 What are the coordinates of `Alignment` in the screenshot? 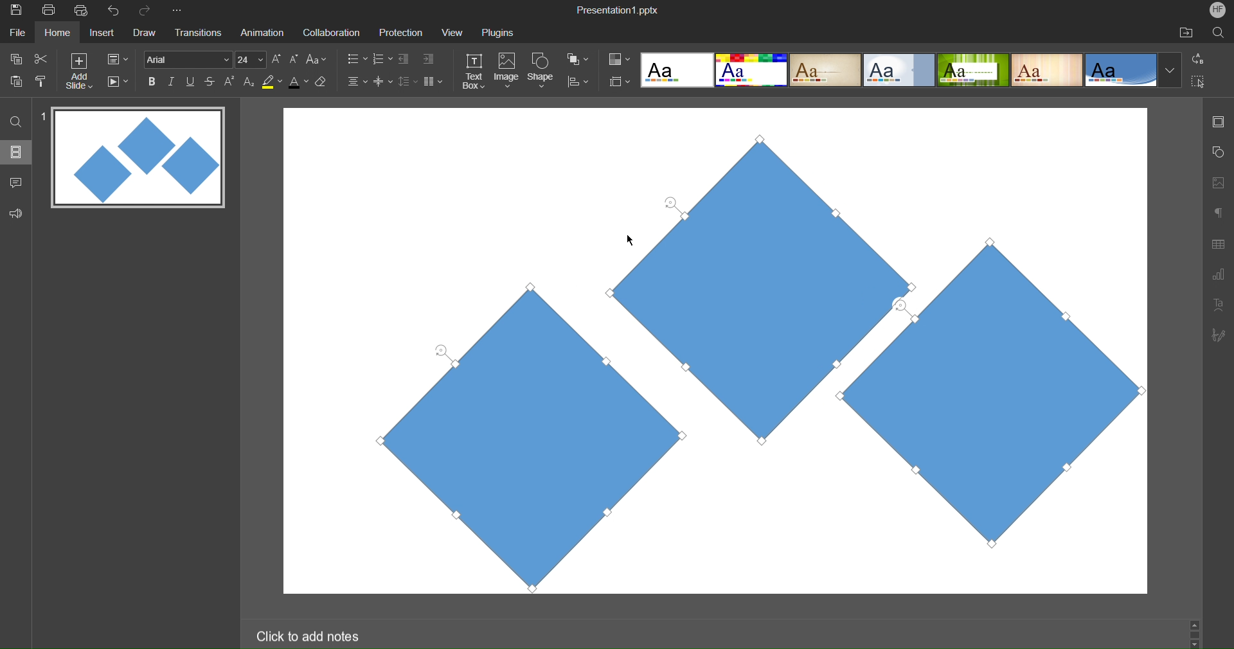 It's located at (356, 81).